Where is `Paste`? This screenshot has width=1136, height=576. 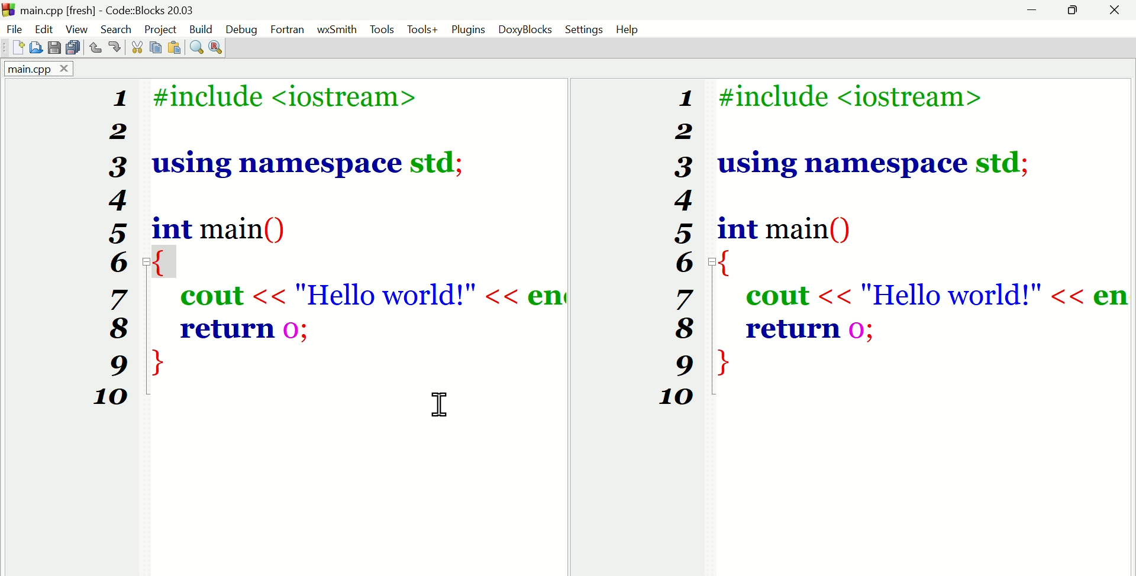
Paste is located at coordinates (177, 46).